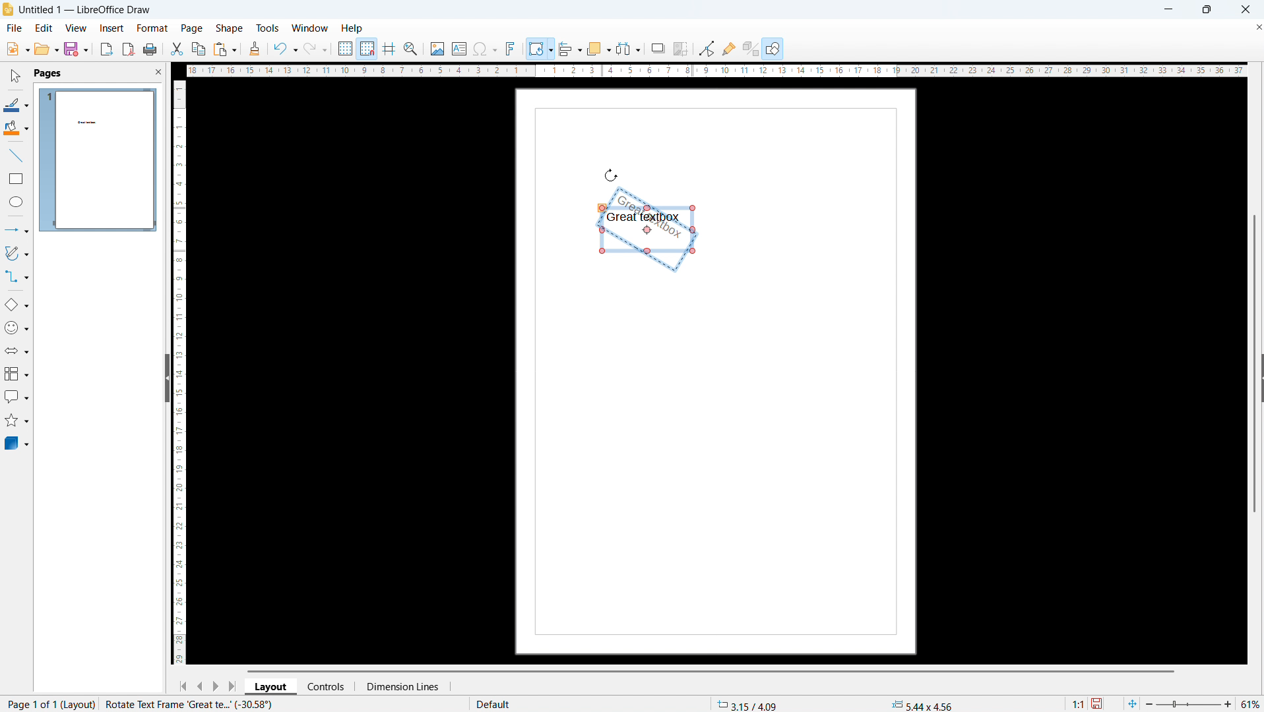 This screenshot has height=712, width=1264. Describe the element at coordinates (128, 49) in the screenshot. I see `export as pdf` at that location.